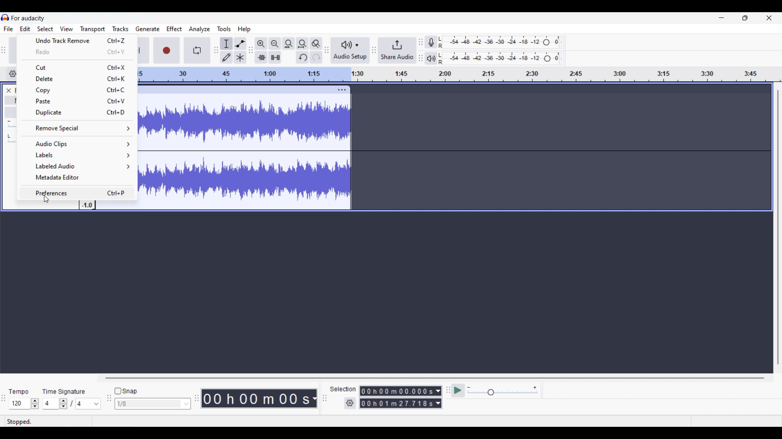 The image size is (782, 439). What do you see at coordinates (19, 392) in the screenshot?
I see `tempo` at bounding box center [19, 392].